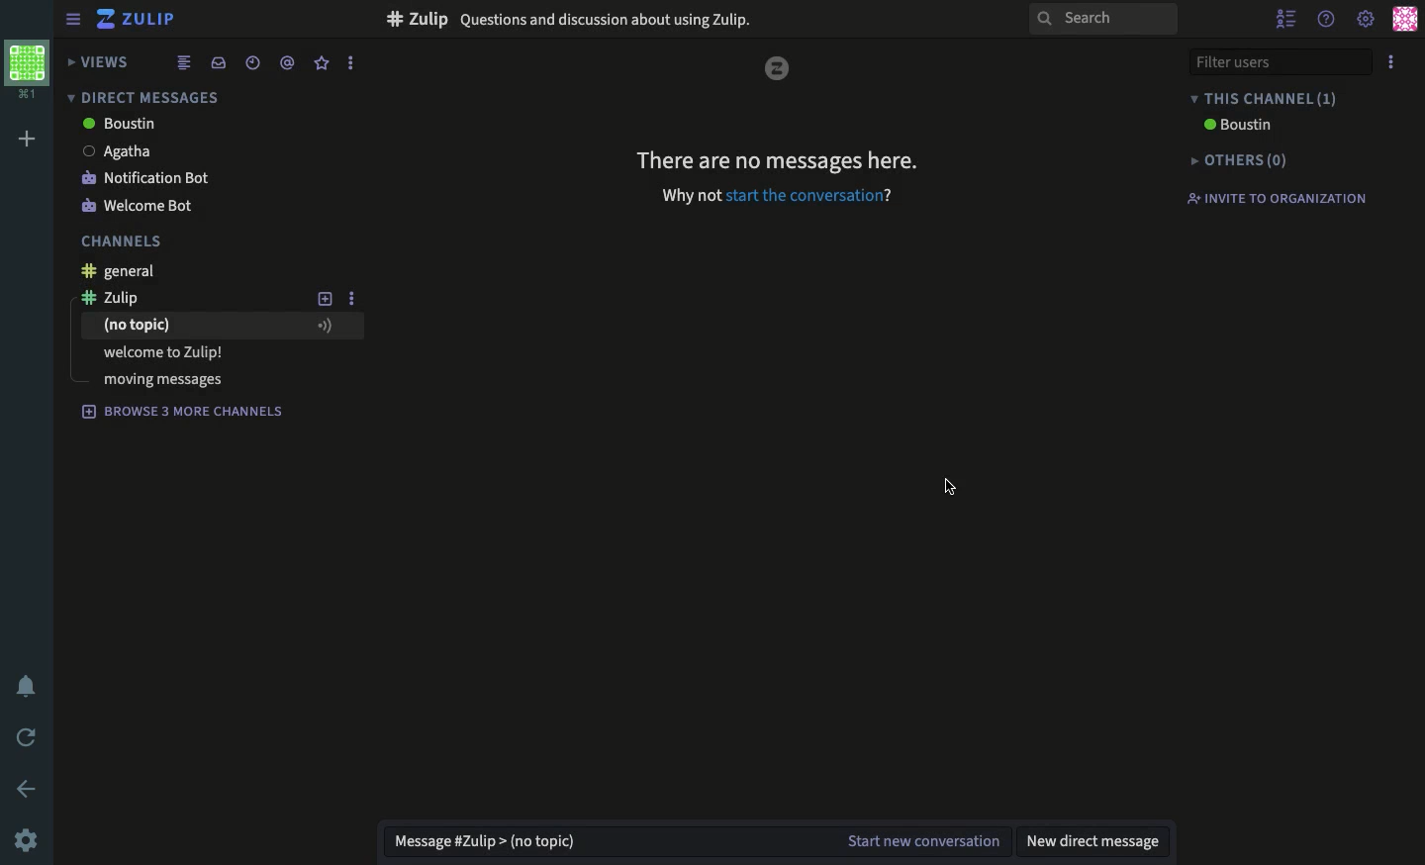 This screenshot has height=865, width=1425. What do you see at coordinates (1288, 98) in the screenshot?
I see `This conversation` at bounding box center [1288, 98].